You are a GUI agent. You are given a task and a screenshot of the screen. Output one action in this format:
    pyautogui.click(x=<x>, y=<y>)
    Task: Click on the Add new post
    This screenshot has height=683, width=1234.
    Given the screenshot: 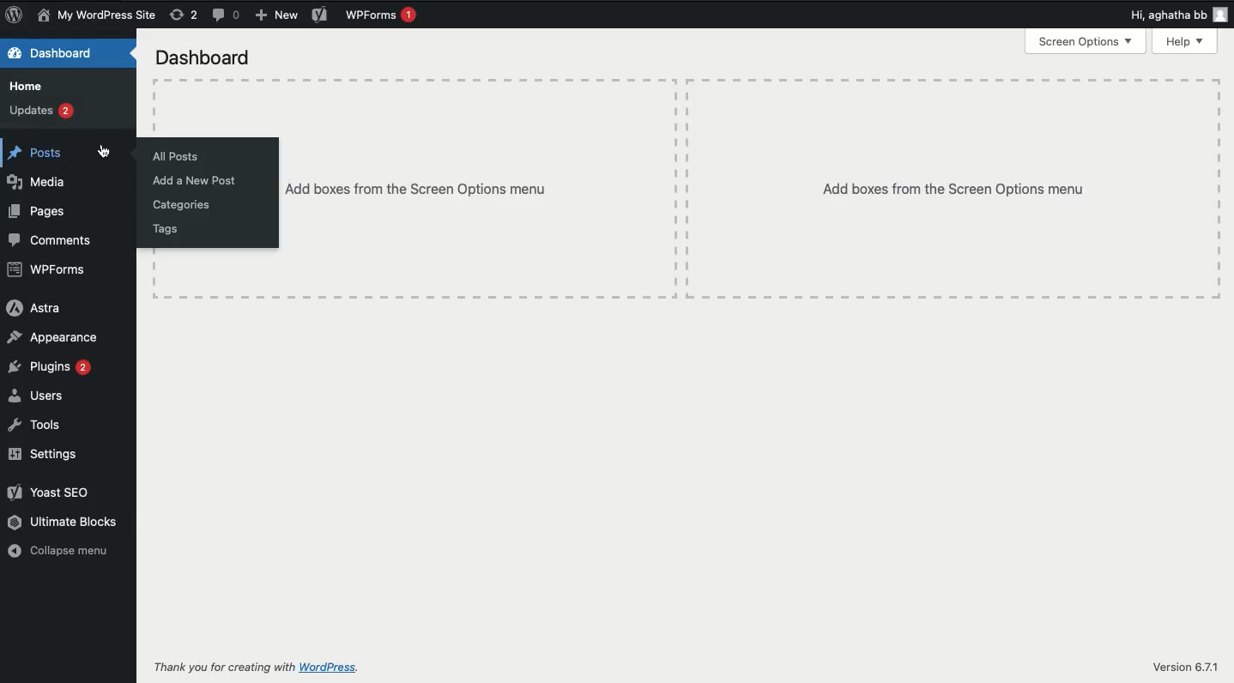 What is the action you would take?
    pyautogui.click(x=197, y=181)
    